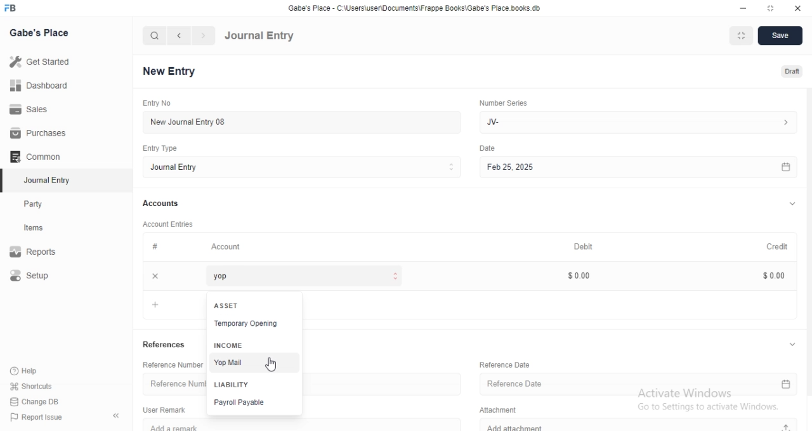 Image resolution: width=812 pixels, height=431 pixels. Describe the element at coordinates (742, 35) in the screenshot. I see `Fit to Window` at that location.